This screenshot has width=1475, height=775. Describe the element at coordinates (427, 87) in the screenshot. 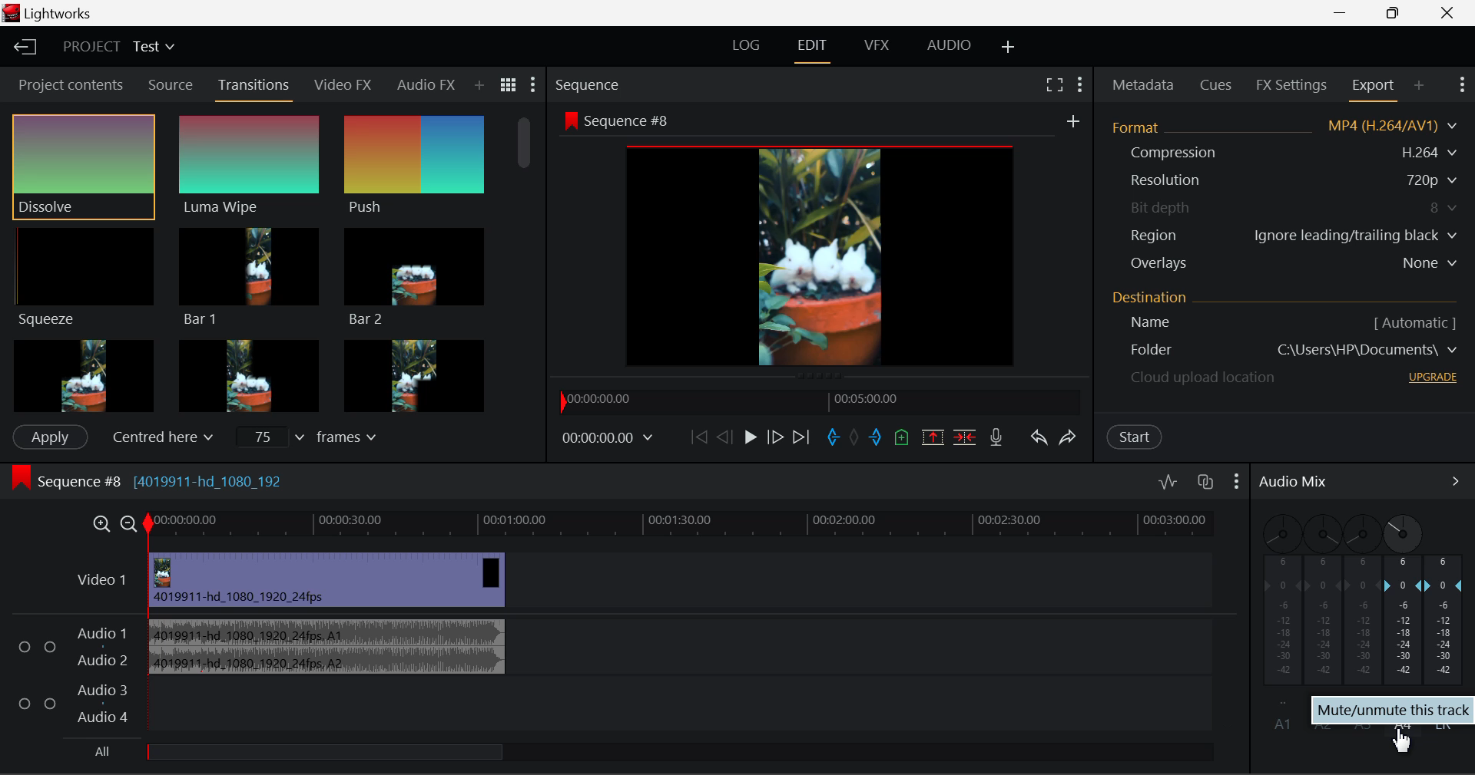

I see `Audio FX` at that location.